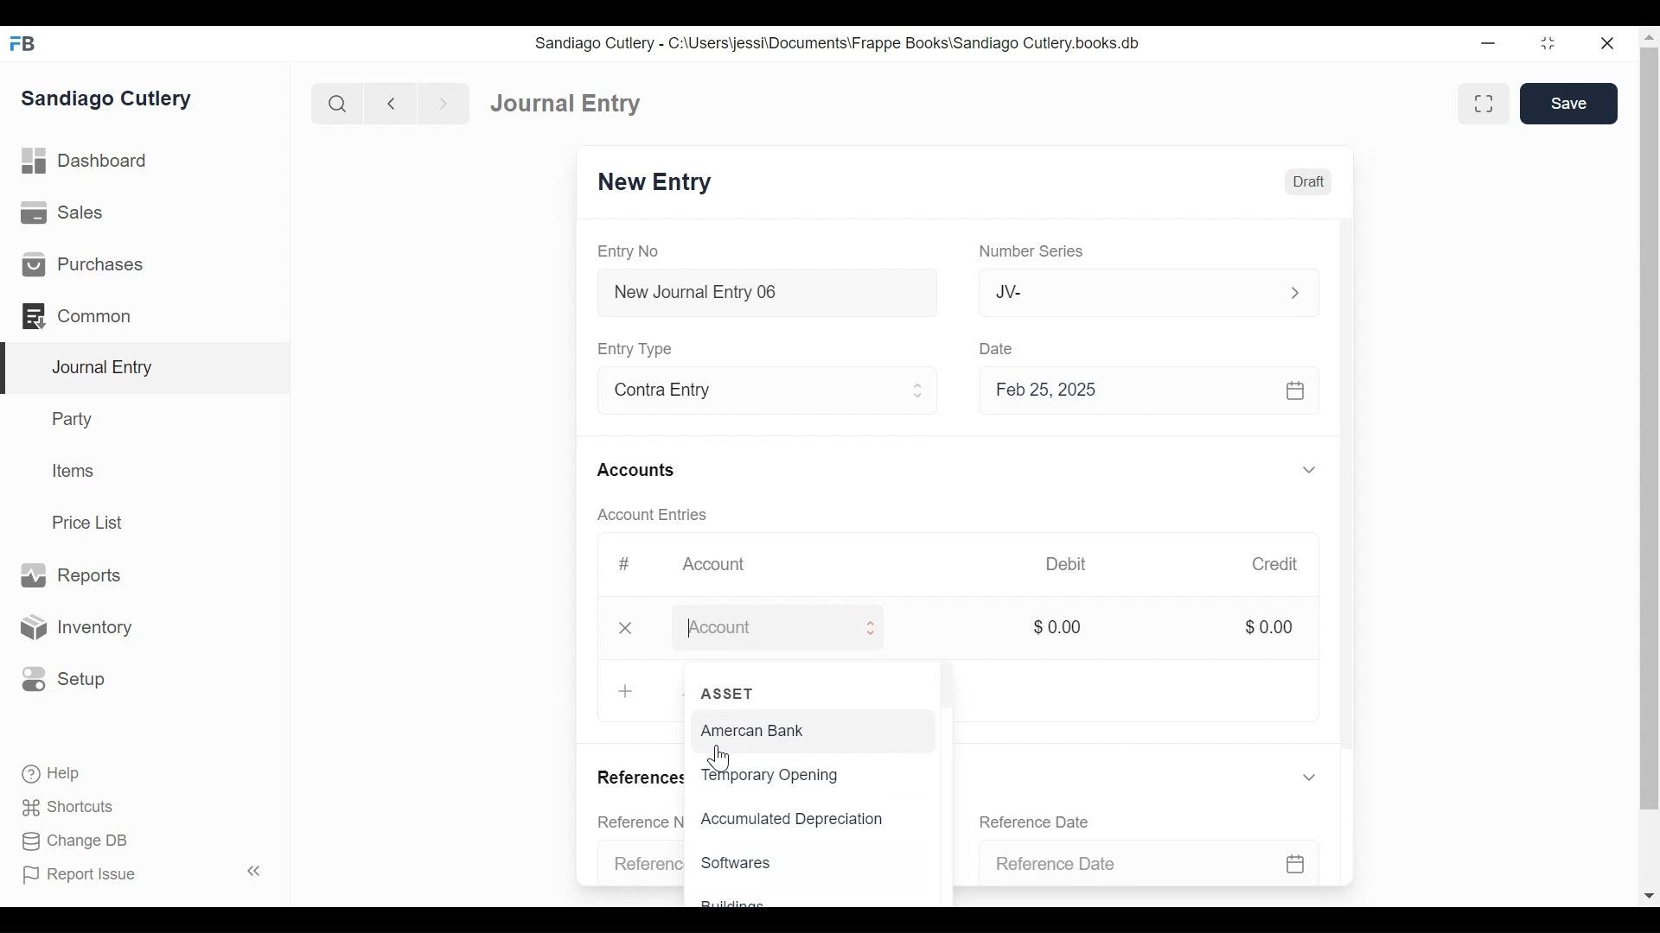 This screenshot has width=1660, height=933. What do you see at coordinates (1033, 819) in the screenshot?
I see `Reference Date` at bounding box center [1033, 819].